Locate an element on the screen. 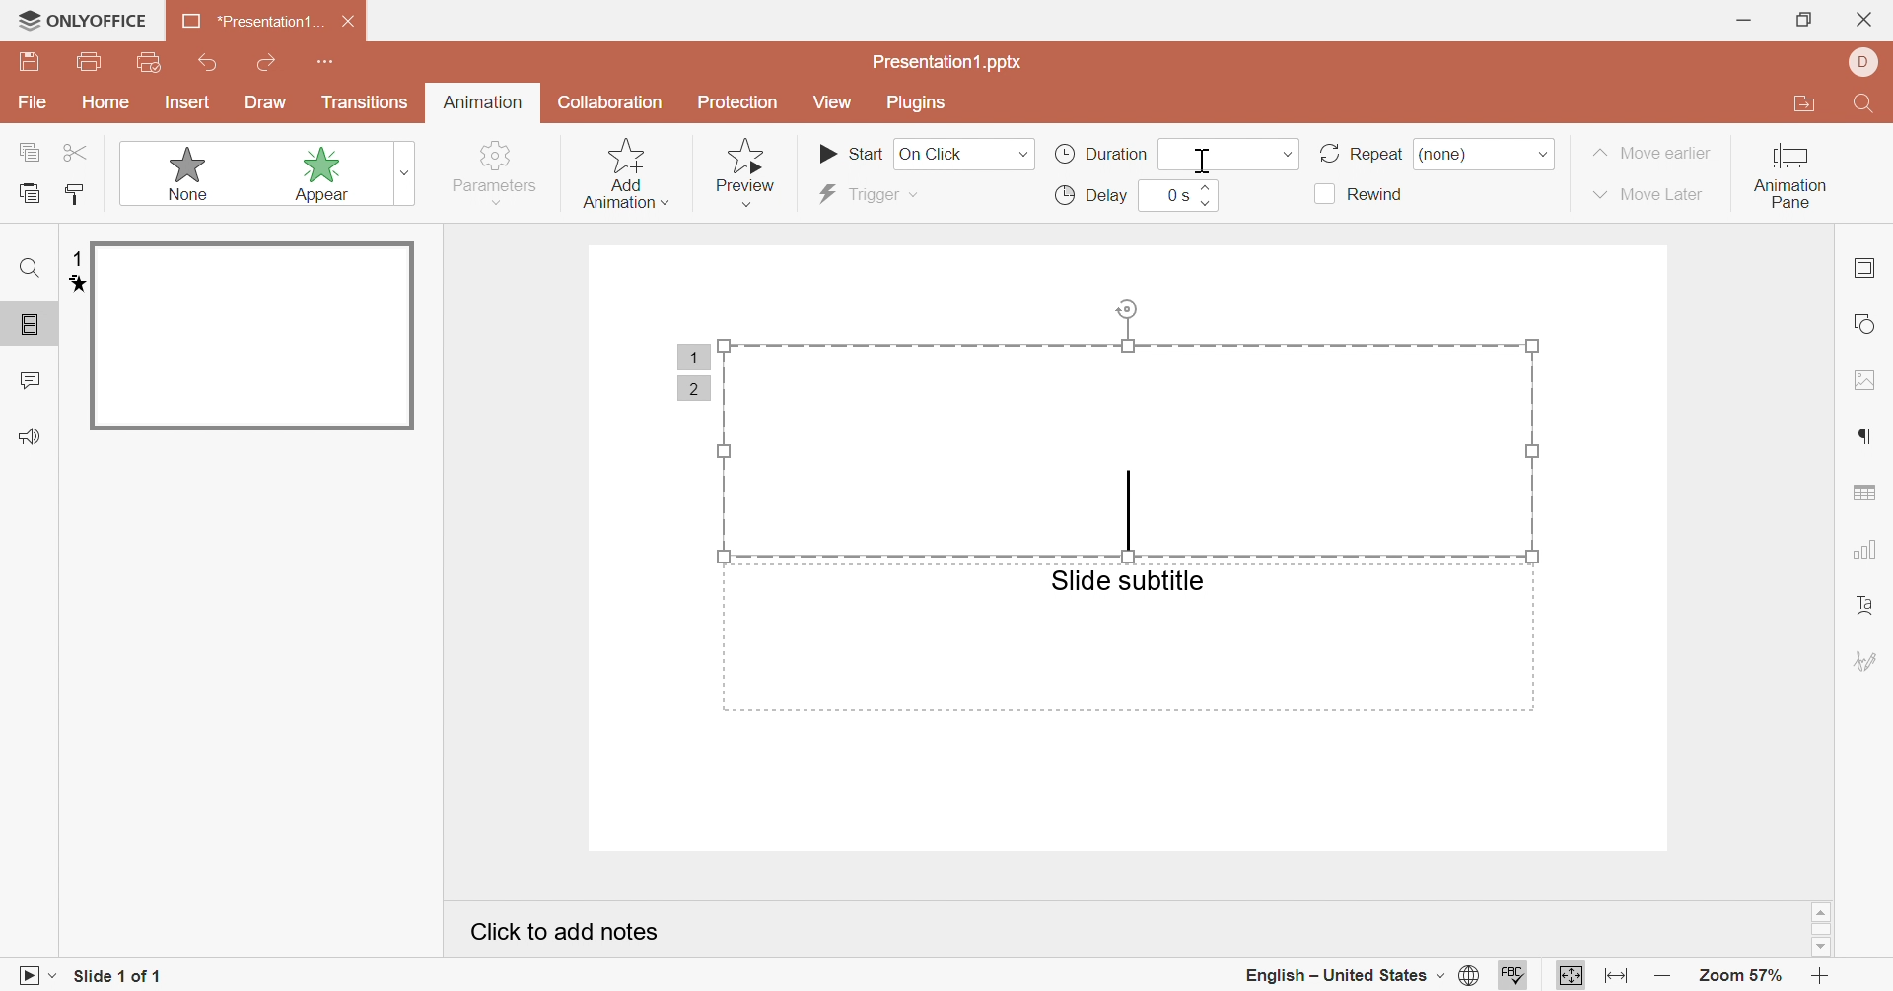 This screenshot has width=1893, height=991. animation is located at coordinates (71, 285).